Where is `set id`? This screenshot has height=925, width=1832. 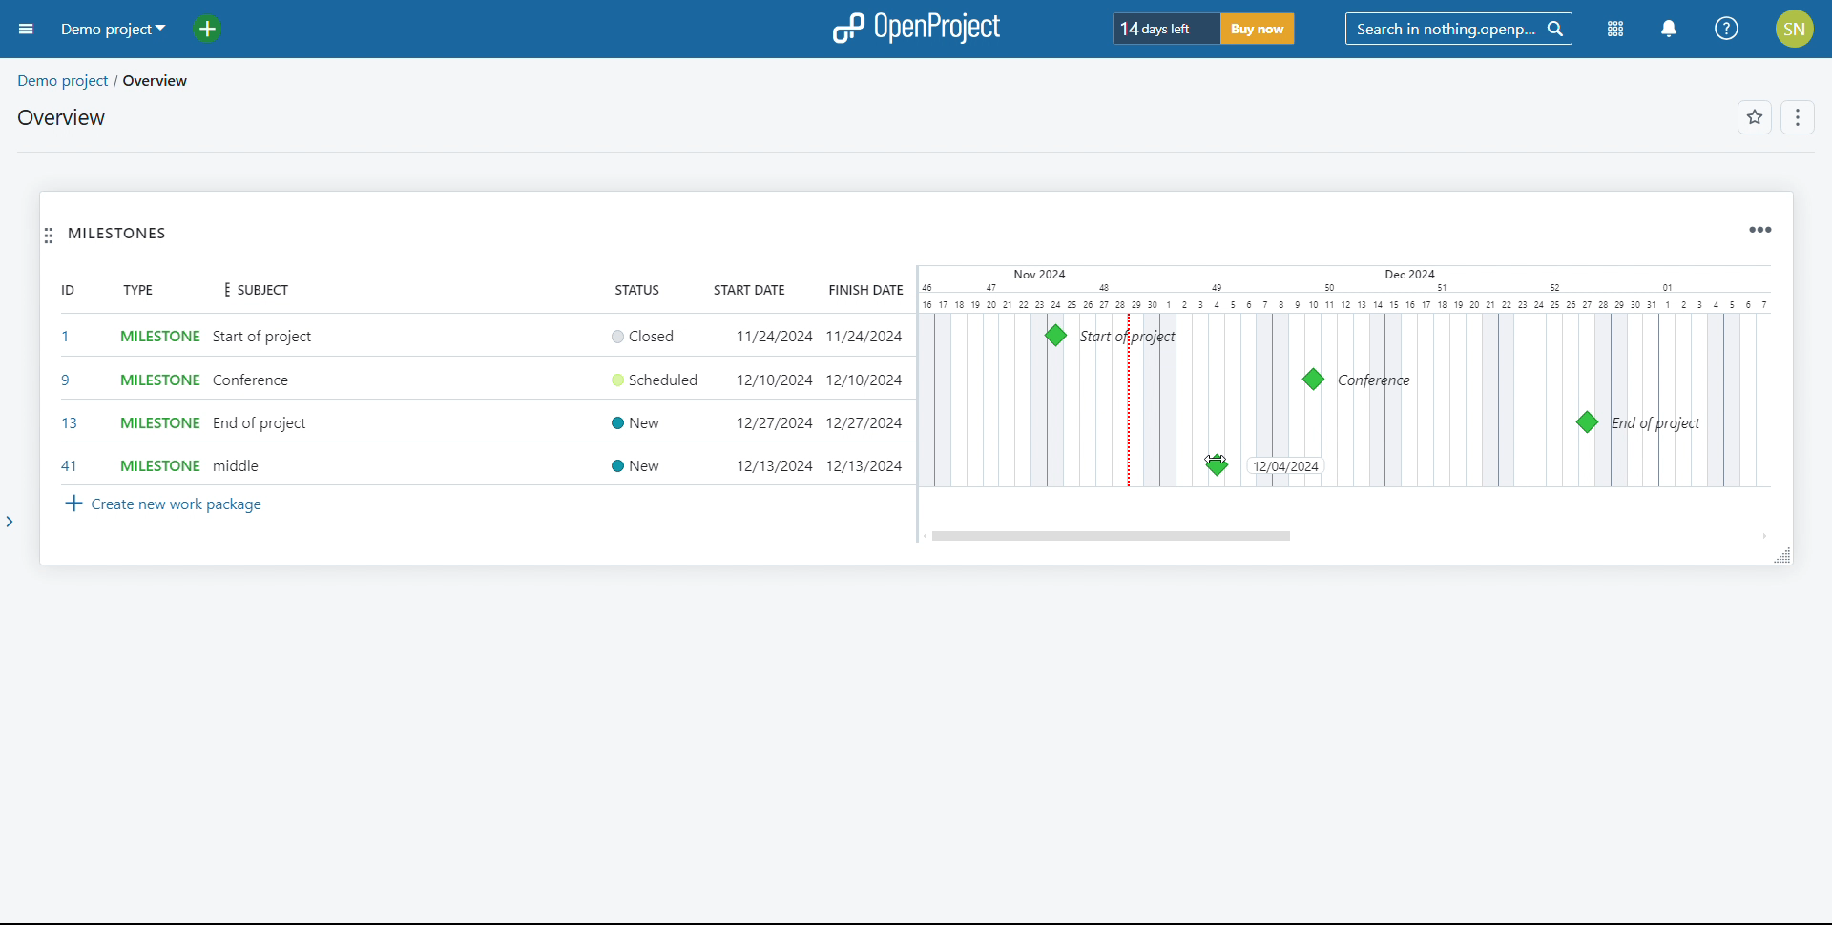
set id is located at coordinates (68, 401).